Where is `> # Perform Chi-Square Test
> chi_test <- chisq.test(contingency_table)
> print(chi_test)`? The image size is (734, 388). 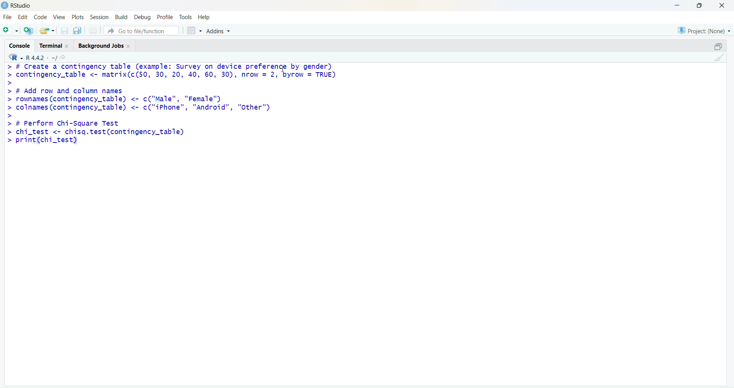 > # Perform Chi-Square Test
> chi_test <- chisq.test(contingency_table)
> print(chi_test) is located at coordinates (96, 133).